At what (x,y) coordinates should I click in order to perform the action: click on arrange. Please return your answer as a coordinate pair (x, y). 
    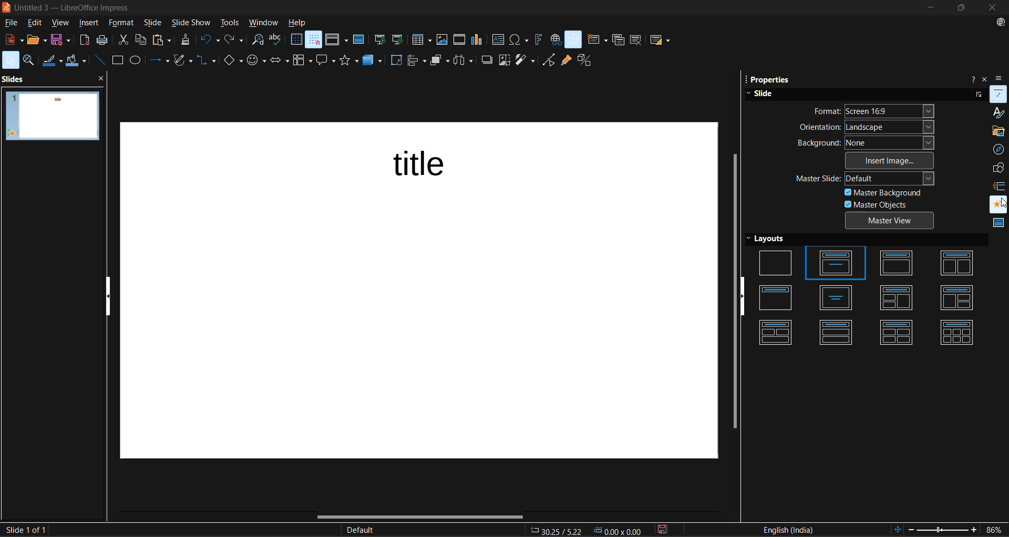
    Looking at the image, I should click on (441, 60).